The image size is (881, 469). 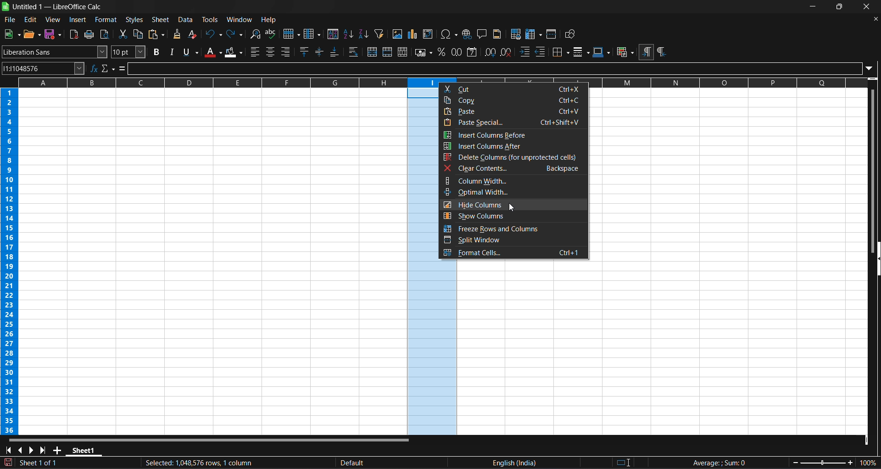 I want to click on sheet, so click(x=160, y=19).